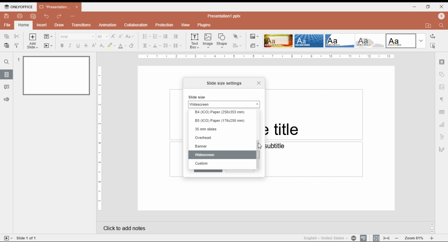 This screenshot has height=242, width=448. I want to click on restore, so click(428, 7).